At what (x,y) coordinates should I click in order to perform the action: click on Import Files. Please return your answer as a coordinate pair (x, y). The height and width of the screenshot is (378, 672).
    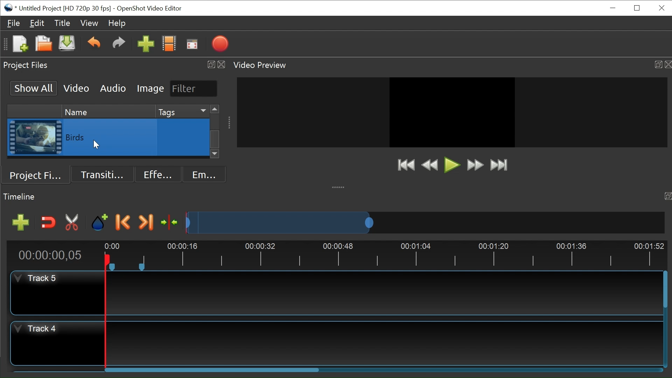
    Looking at the image, I should click on (145, 44).